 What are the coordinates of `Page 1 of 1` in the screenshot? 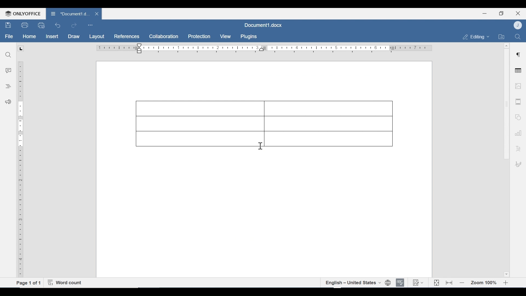 It's located at (28, 283).